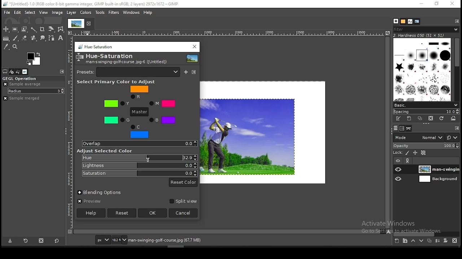  I want to click on eraser tool, so click(34, 38).